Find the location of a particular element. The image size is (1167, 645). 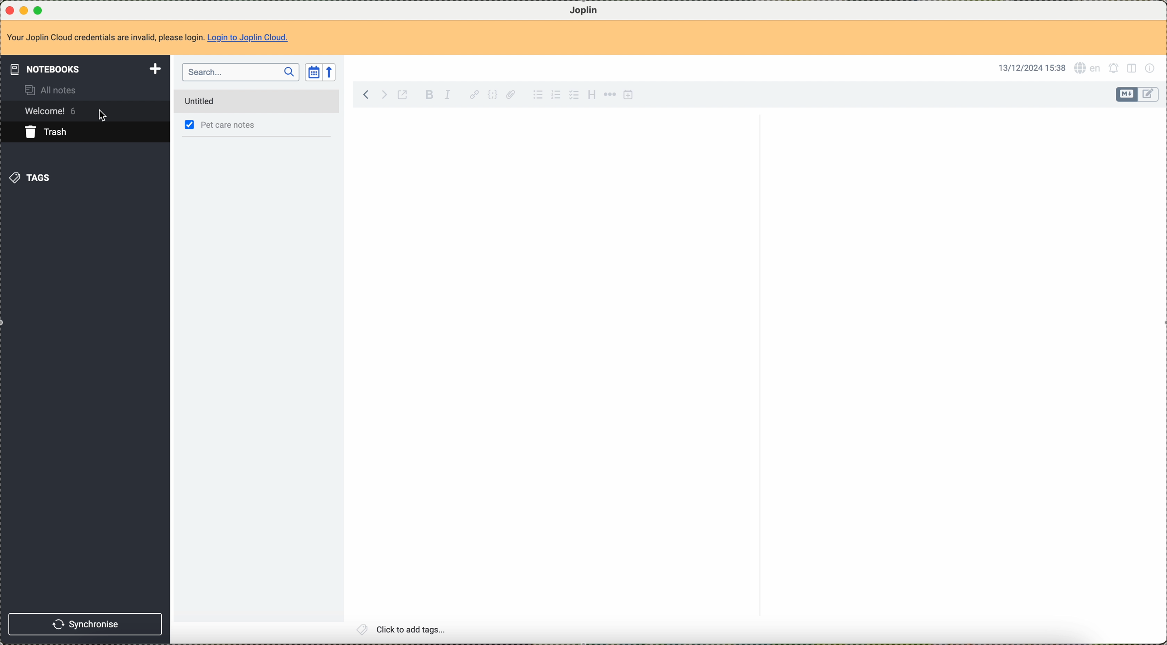

toggle editor is located at coordinates (1126, 95).